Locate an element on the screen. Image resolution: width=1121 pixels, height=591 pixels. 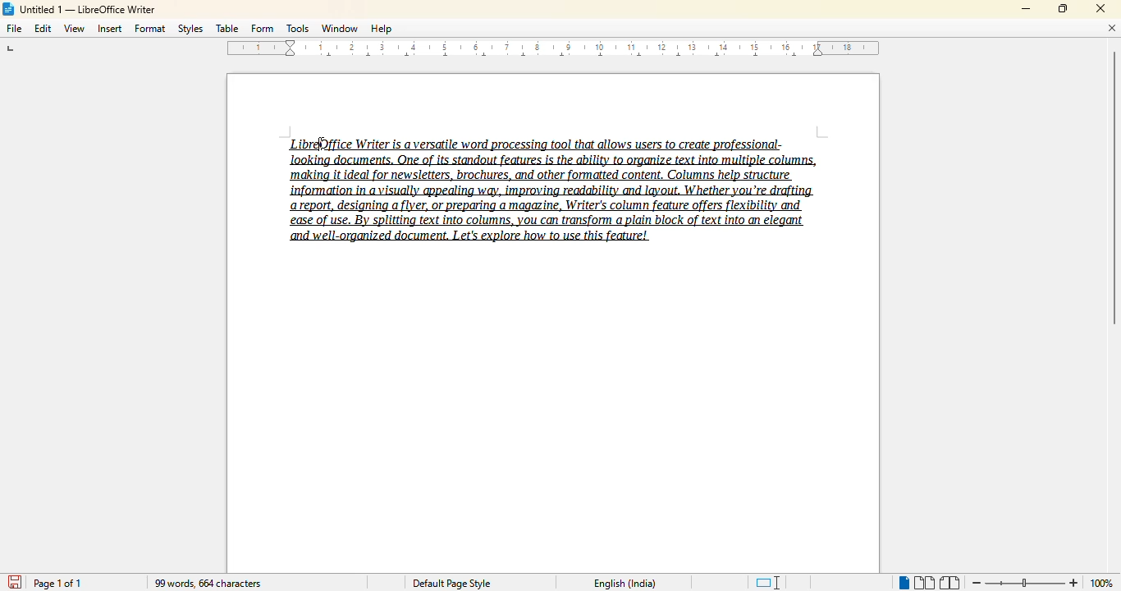
Change zoom level is located at coordinates (1026, 580).